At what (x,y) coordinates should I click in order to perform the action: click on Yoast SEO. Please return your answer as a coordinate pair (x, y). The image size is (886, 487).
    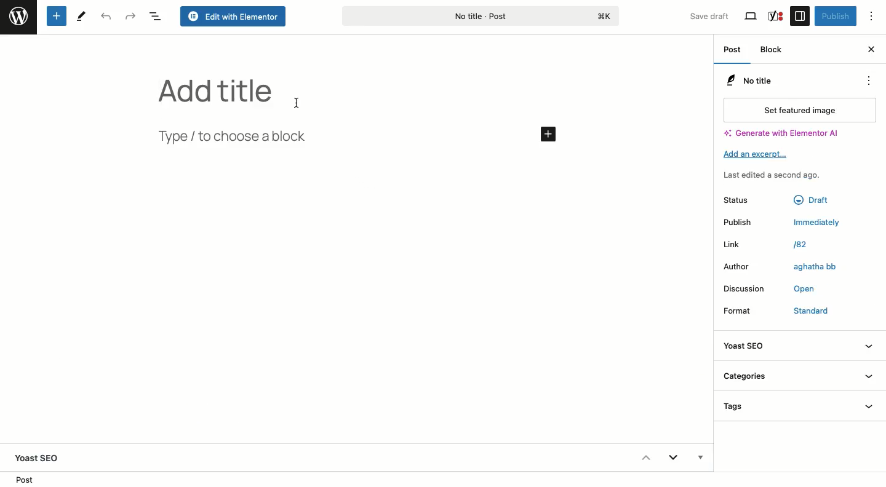
    Looking at the image, I should click on (42, 457).